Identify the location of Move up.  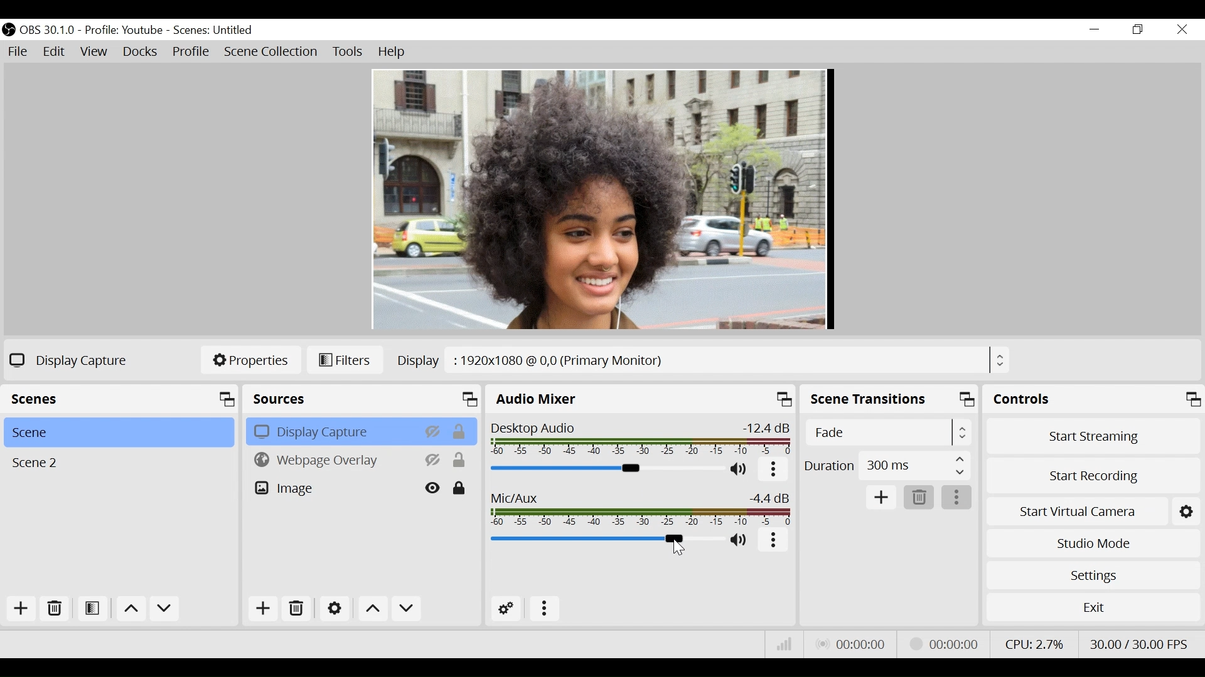
(372, 608).